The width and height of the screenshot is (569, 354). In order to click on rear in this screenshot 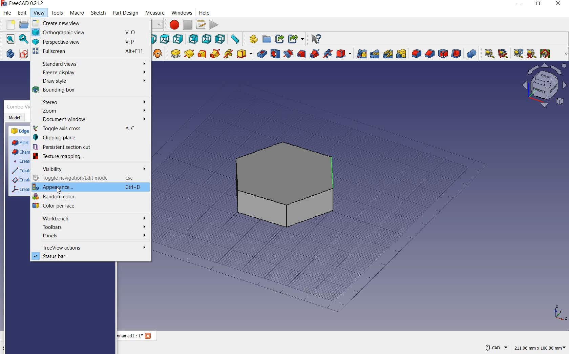, I will do `click(193, 39)`.